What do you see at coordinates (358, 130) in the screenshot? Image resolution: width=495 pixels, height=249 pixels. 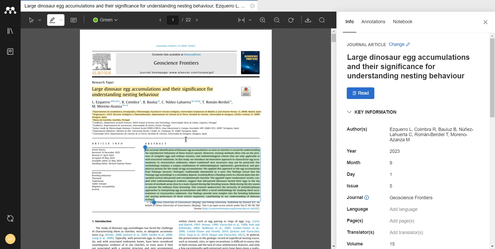 I see `text` at bounding box center [358, 130].